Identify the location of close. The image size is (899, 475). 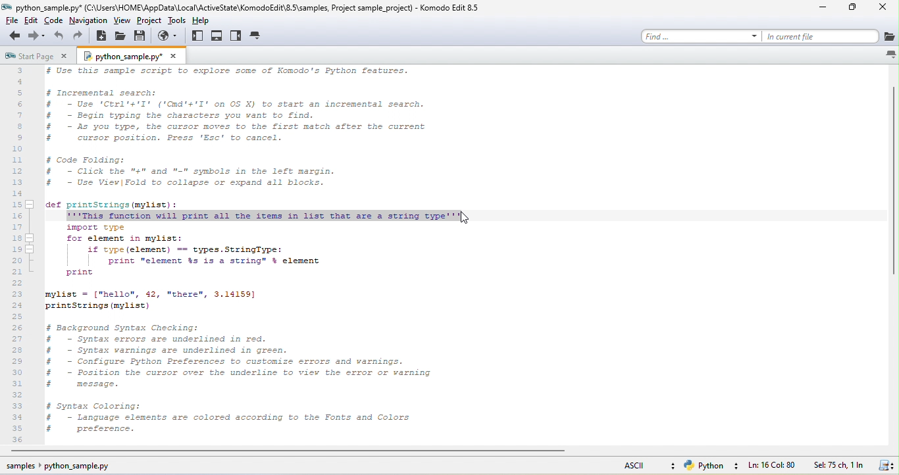
(884, 9).